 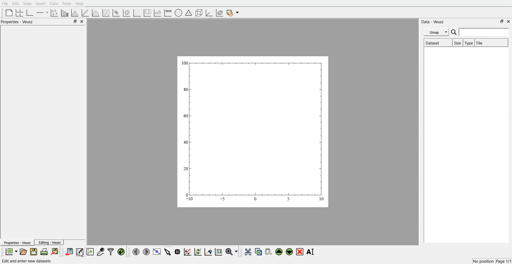 What do you see at coordinates (502, 21) in the screenshot?
I see `minimise or maximise` at bounding box center [502, 21].